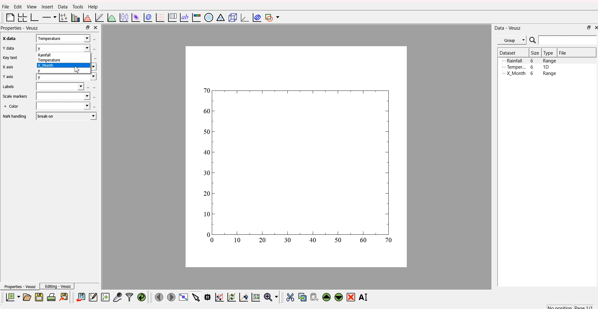  Describe the element at coordinates (58, 286) in the screenshot. I see `Editing - Veusz |` at that location.